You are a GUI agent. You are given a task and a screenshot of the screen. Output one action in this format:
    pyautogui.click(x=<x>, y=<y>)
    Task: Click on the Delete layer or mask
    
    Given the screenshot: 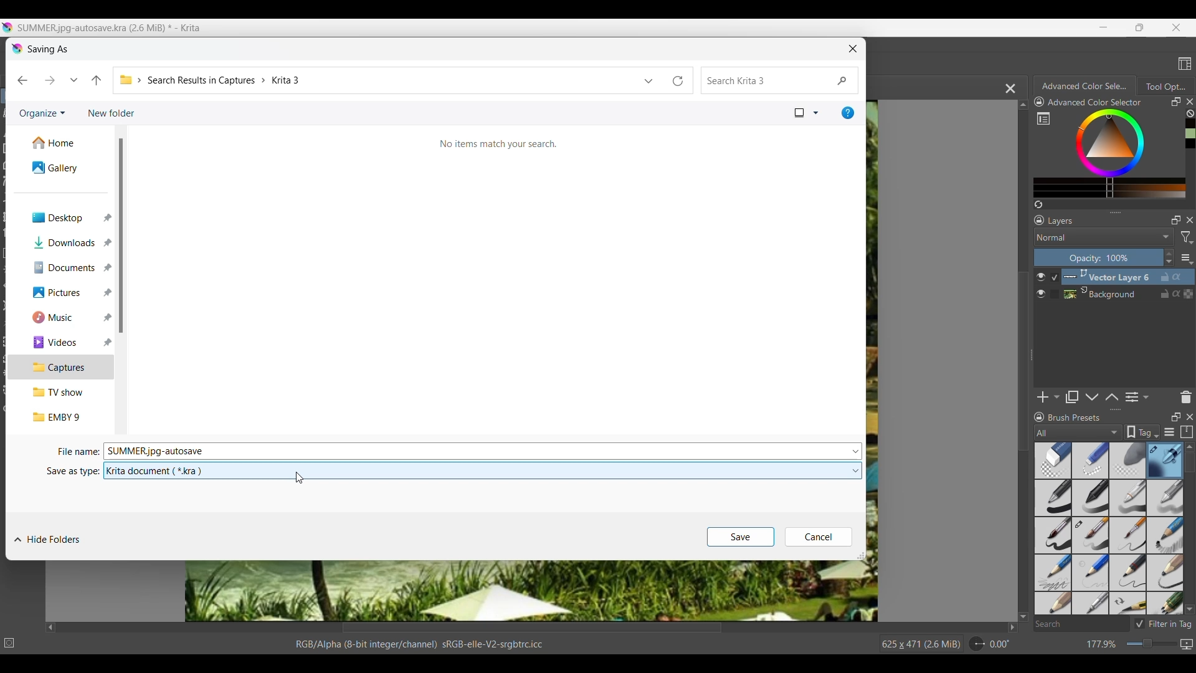 What is the action you would take?
    pyautogui.click(x=1185, y=398)
    